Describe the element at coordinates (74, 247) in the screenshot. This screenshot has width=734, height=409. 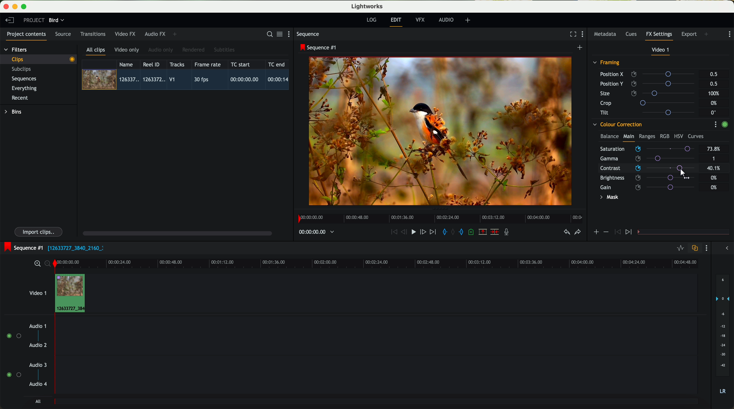
I see `black` at that location.